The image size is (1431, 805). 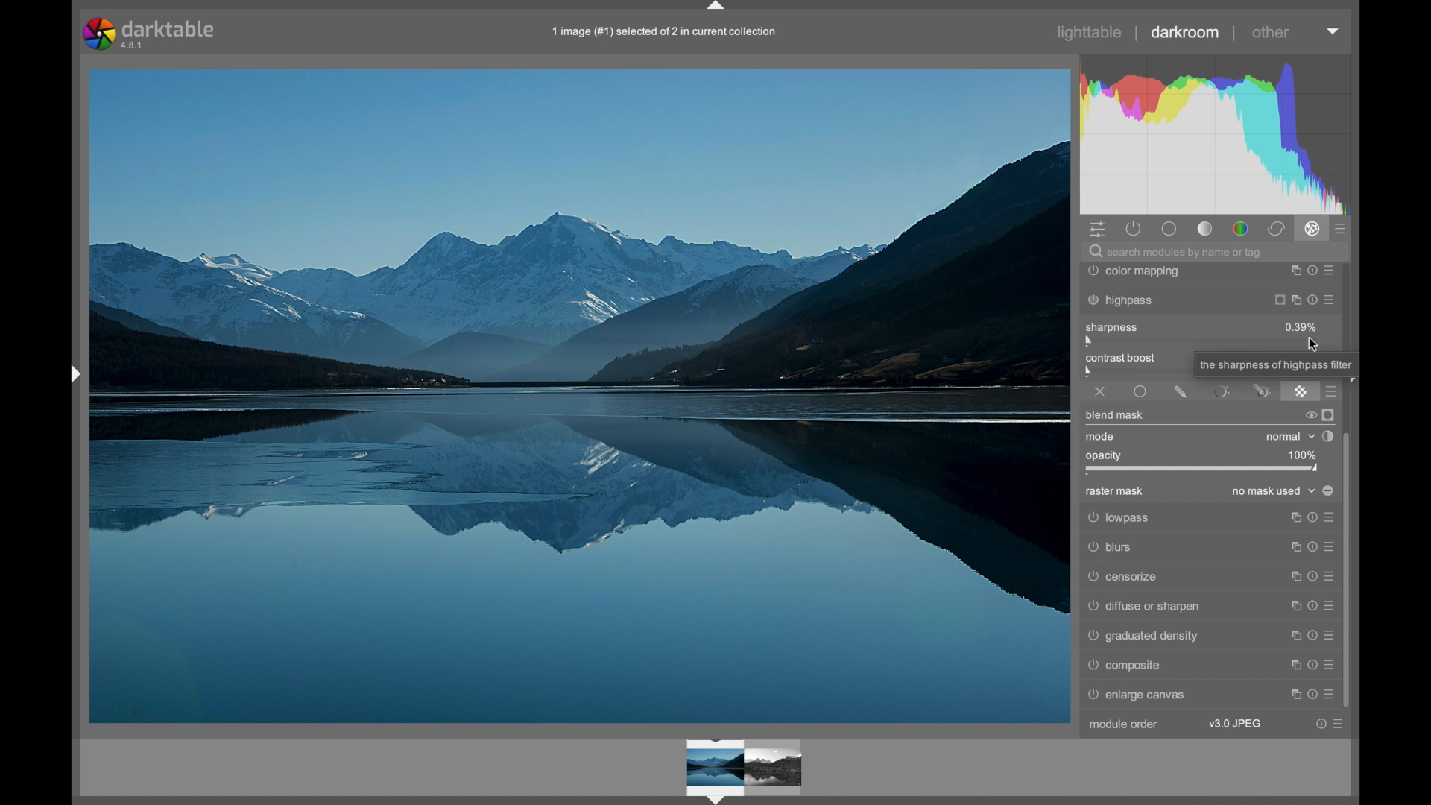 What do you see at coordinates (1301, 455) in the screenshot?
I see `100%` at bounding box center [1301, 455].